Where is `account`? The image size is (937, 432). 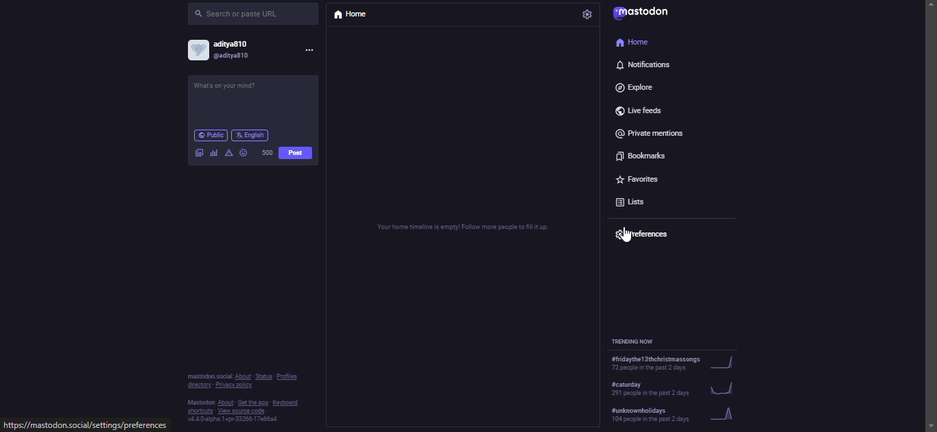
account is located at coordinates (227, 49).